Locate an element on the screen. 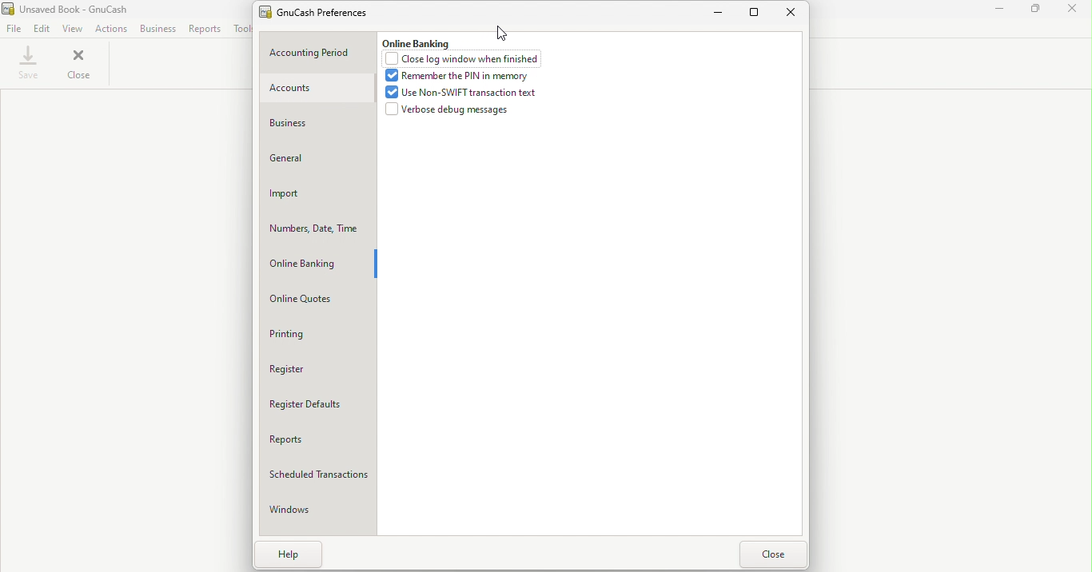  Close is located at coordinates (794, 14).